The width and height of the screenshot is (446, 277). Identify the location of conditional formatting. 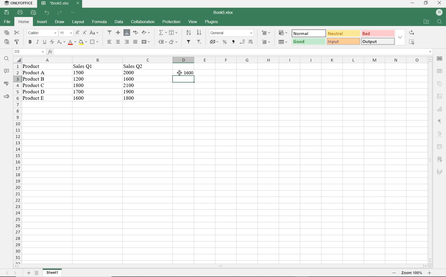
(283, 33).